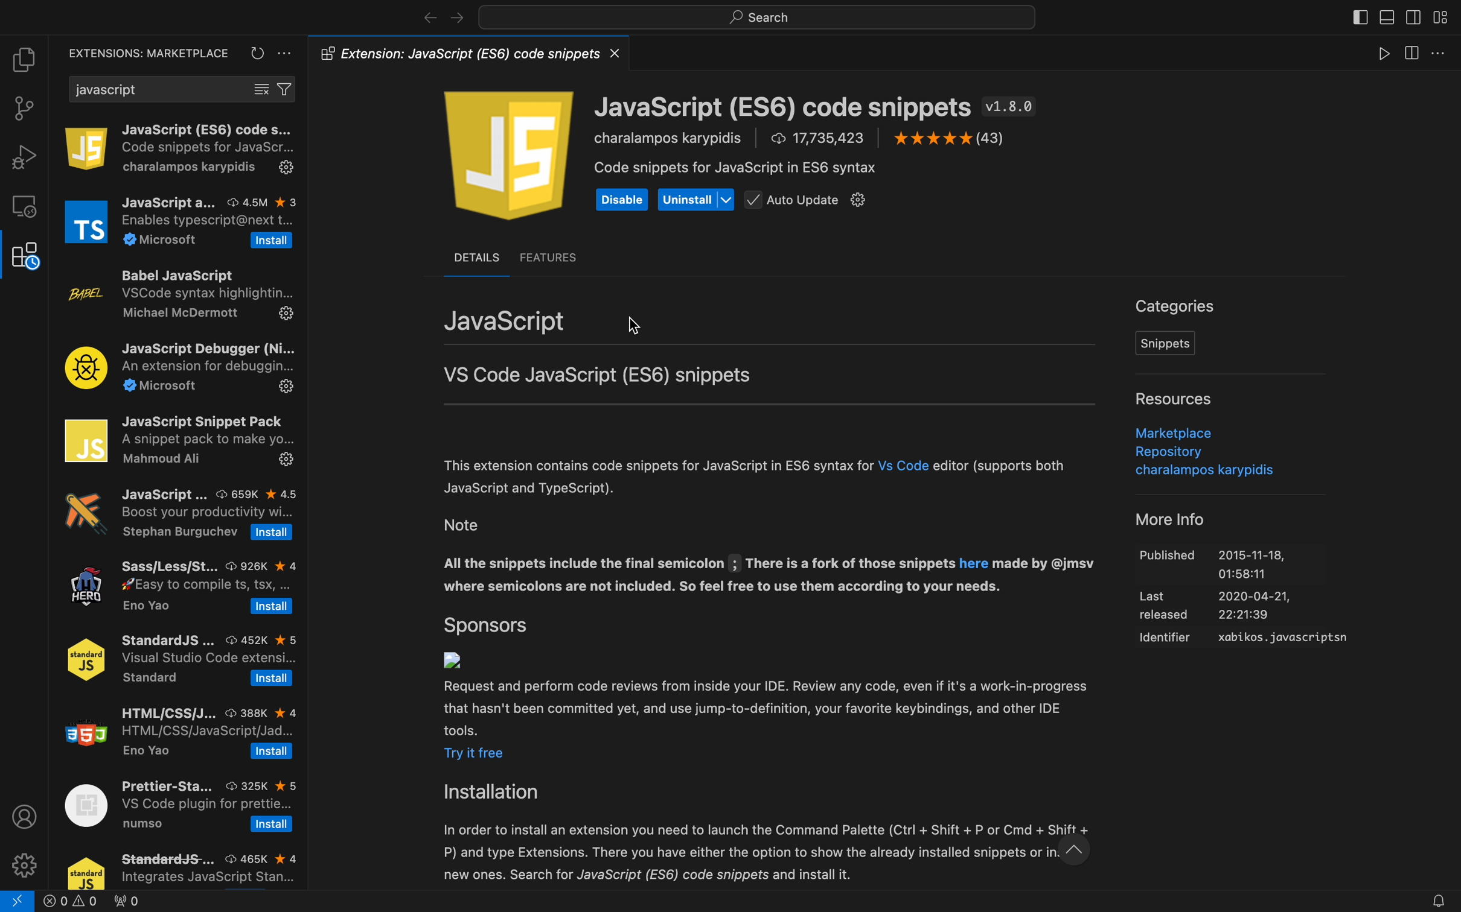 This screenshot has height=912, width=1461. Describe the element at coordinates (178, 366) in the screenshot. I see `JavaScript Debugger (Ni...
An extension for debuggin...
2 Microsoft £23` at that location.